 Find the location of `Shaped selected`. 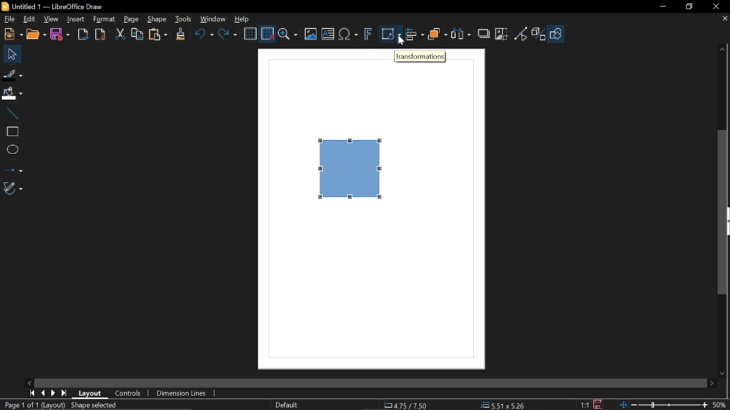

Shaped selected is located at coordinates (96, 405).